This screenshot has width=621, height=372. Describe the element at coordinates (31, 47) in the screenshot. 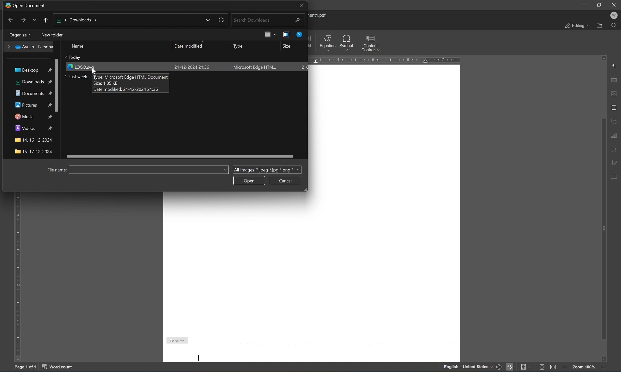

I see `Ayush - Personal` at that location.